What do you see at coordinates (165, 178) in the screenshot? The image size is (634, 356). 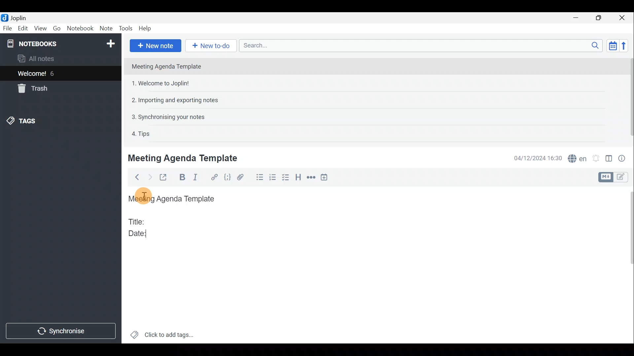 I see `Toggle external editing` at bounding box center [165, 178].